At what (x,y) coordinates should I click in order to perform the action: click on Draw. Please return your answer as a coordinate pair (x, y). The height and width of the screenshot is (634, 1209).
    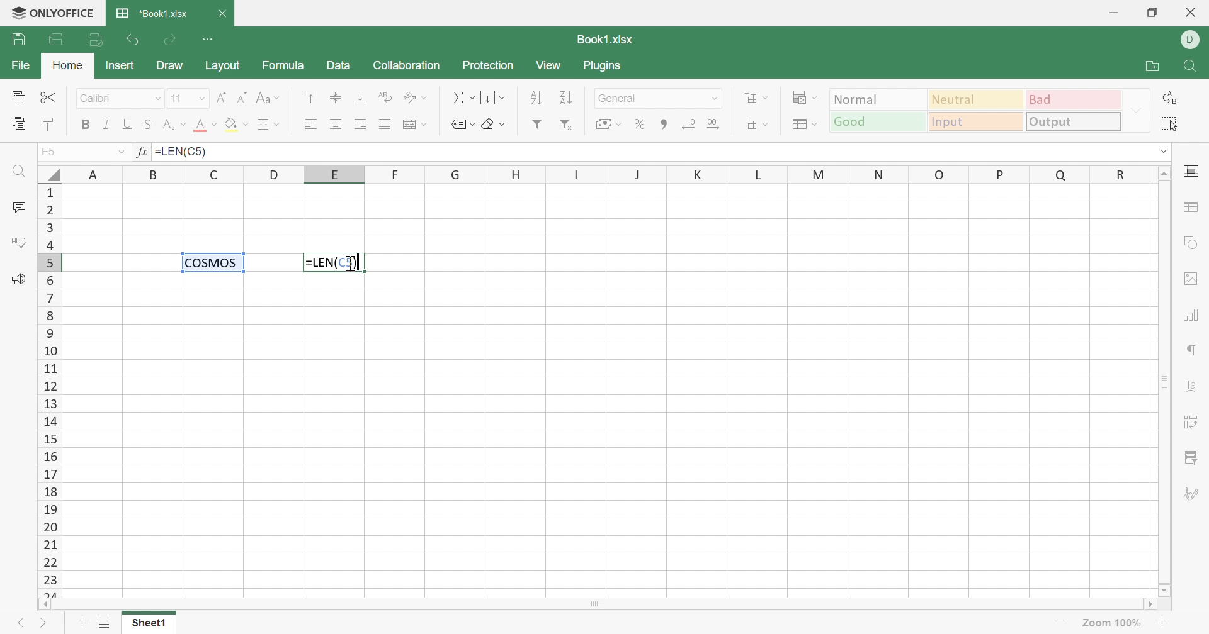
    Looking at the image, I should click on (170, 66).